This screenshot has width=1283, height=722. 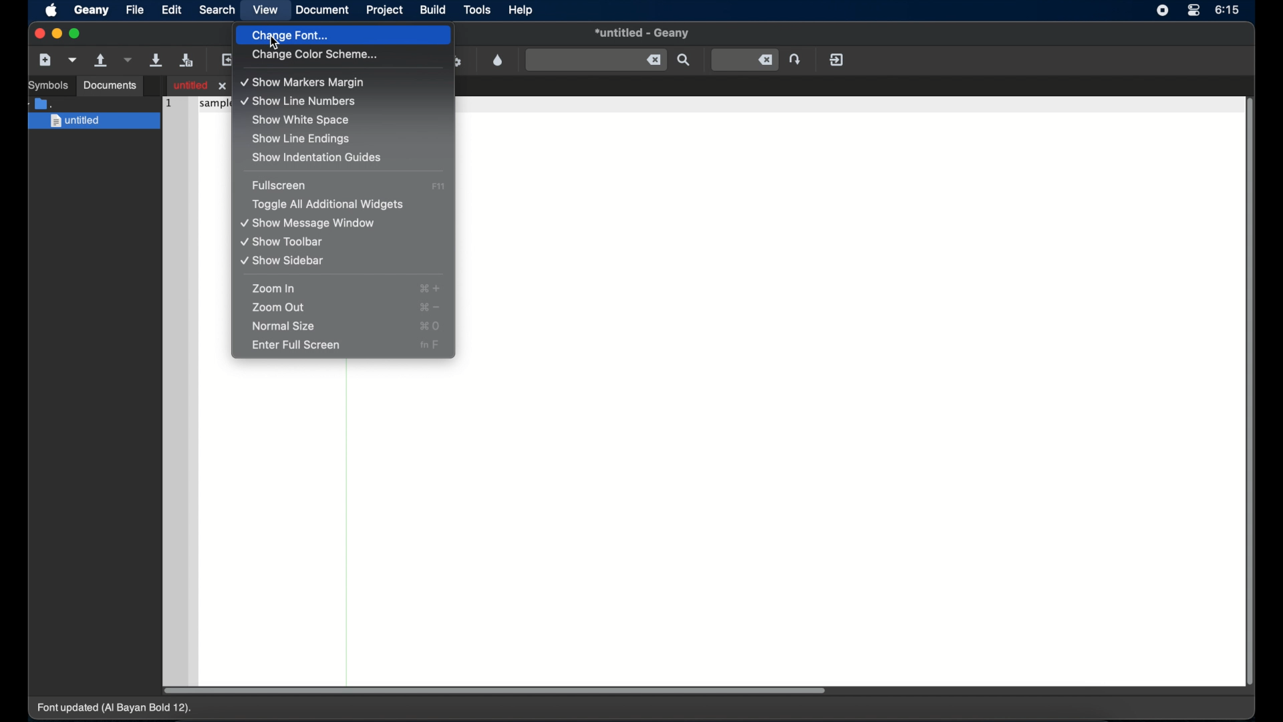 What do you see at coordinates (1252, 394) in the screenshot?
I see `scroll box` at bounding box center [1252, 394].